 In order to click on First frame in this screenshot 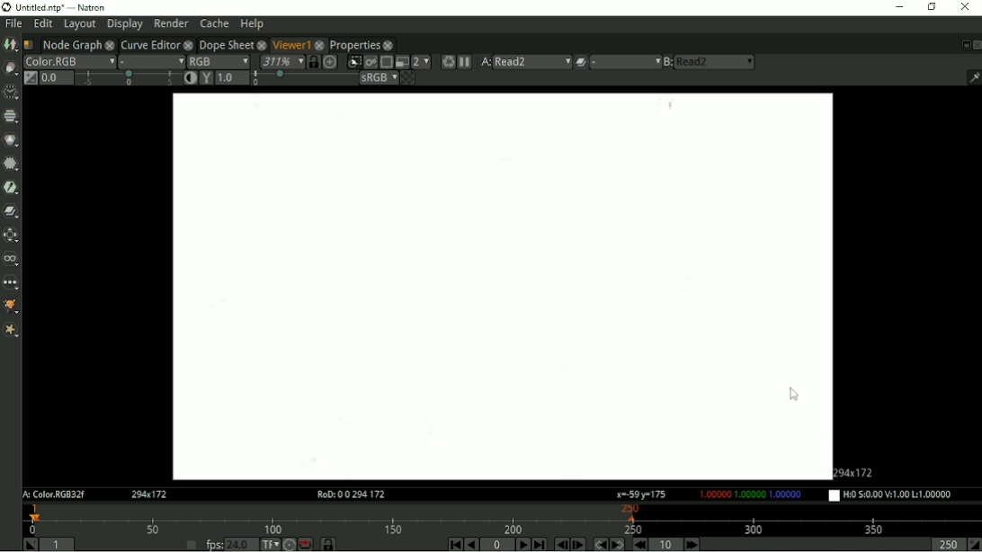, I will do `click(454, 544)`.